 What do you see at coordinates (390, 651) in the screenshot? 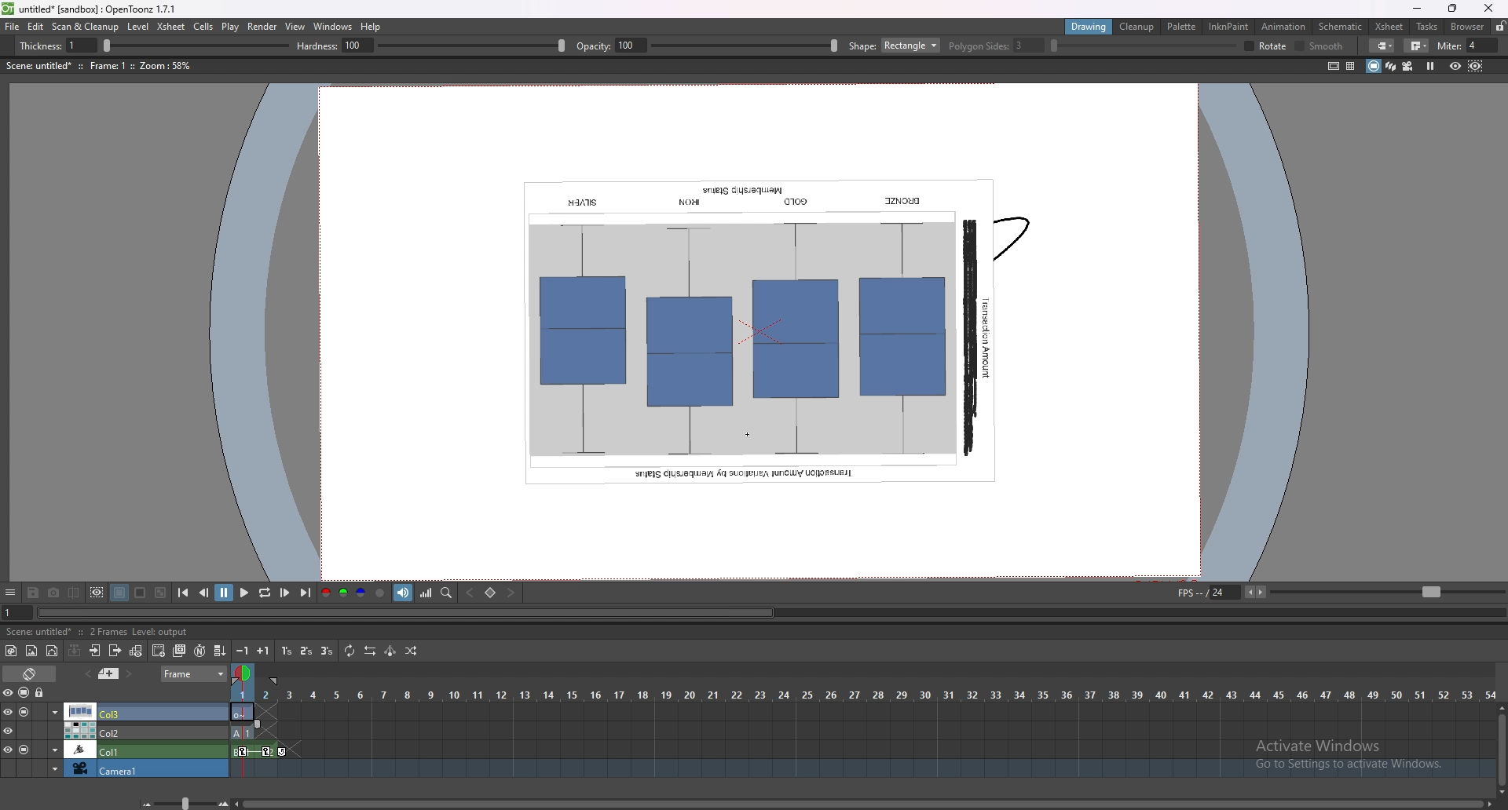
I see `swing` at bounding box center [390, 651].